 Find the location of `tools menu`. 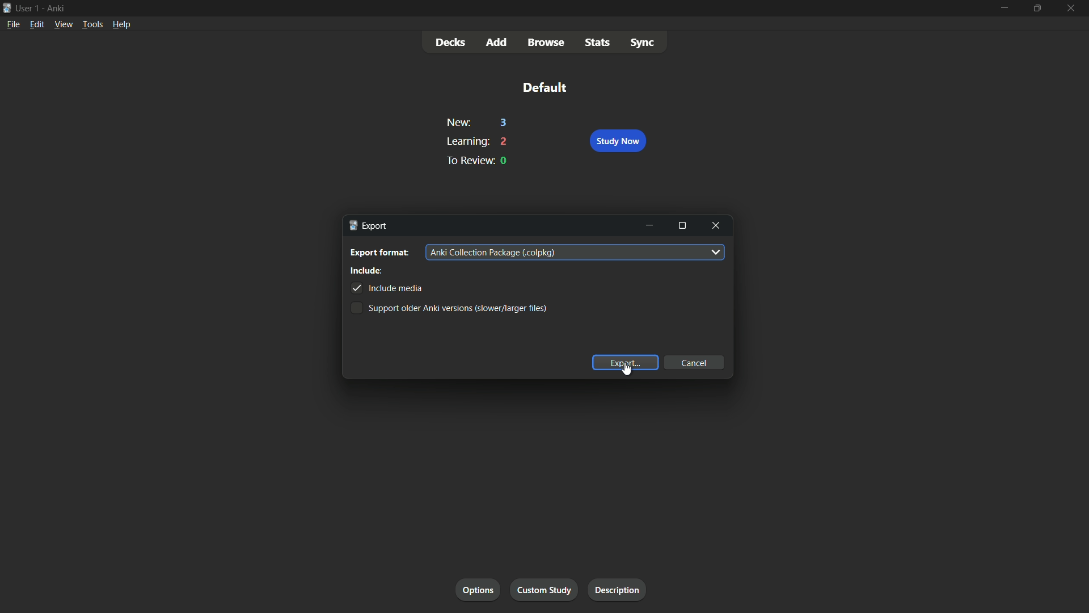

tools menu is located at coordinates (91, 24).